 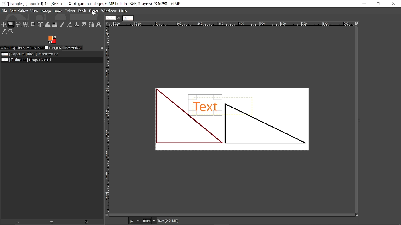 What do you see at coordinates (110, 18) in the screenshot?
I see `Current tab` at bounding box center [110, 18].